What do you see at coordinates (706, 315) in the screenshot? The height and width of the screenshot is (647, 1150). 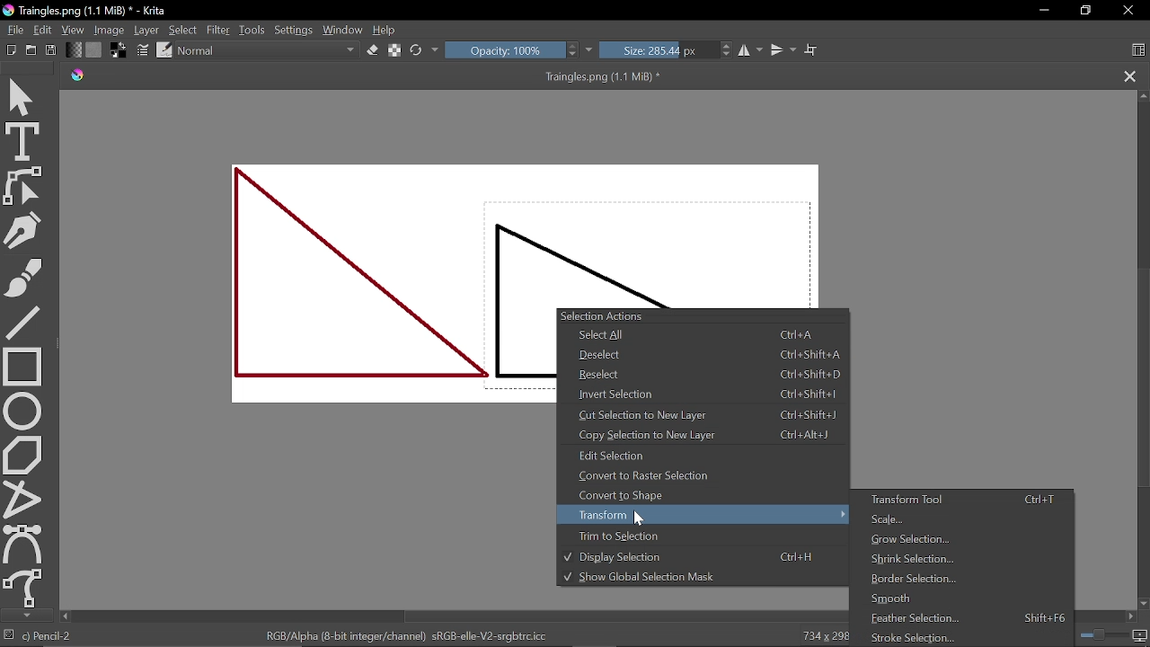 I see `Selection Actions` at bounding box center [706, 315].